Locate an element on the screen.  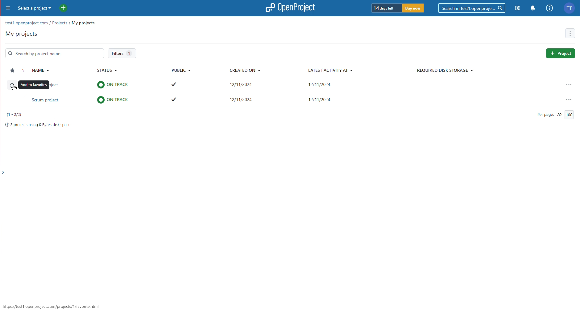
OpenProject is located at coordinates (291, 8).